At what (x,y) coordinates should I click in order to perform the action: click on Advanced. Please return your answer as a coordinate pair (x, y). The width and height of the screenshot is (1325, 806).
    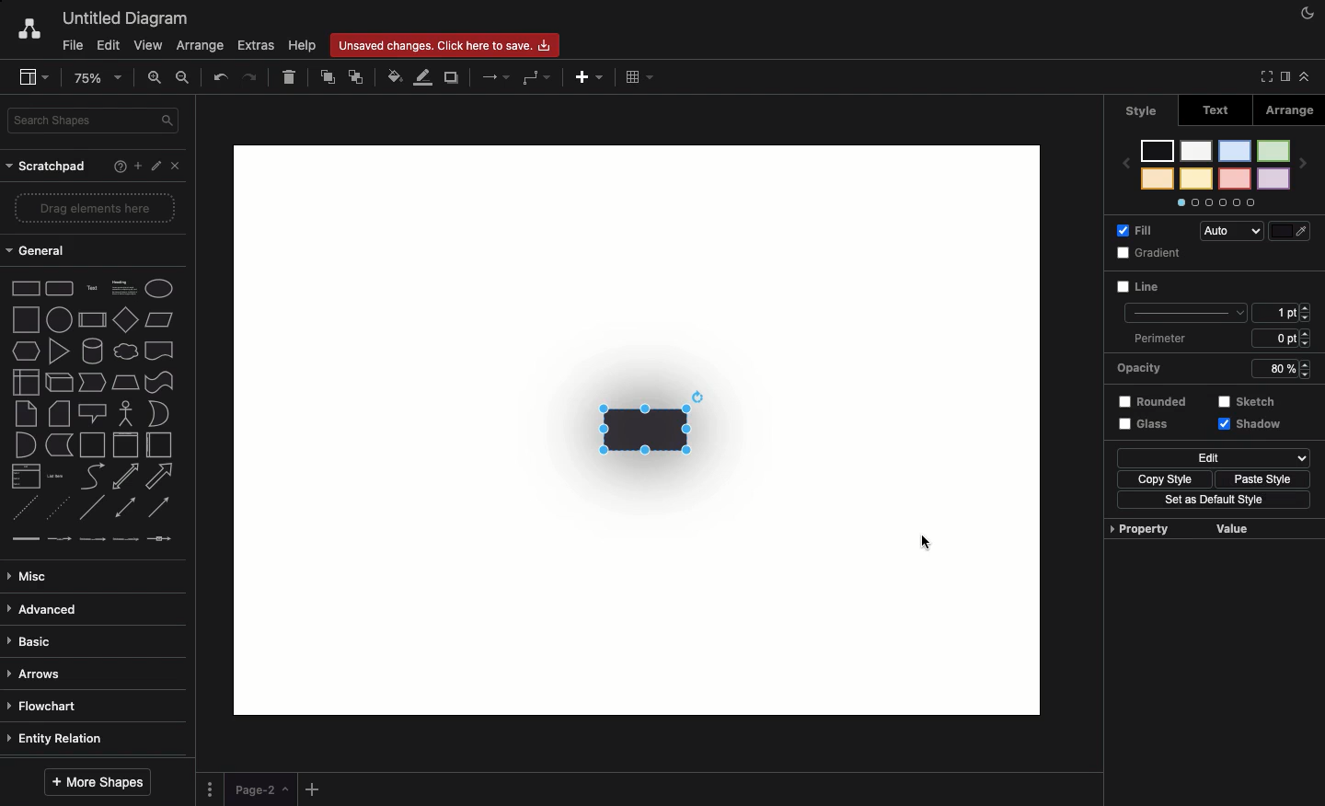
    Looking at the image, I should click on (52, 609).